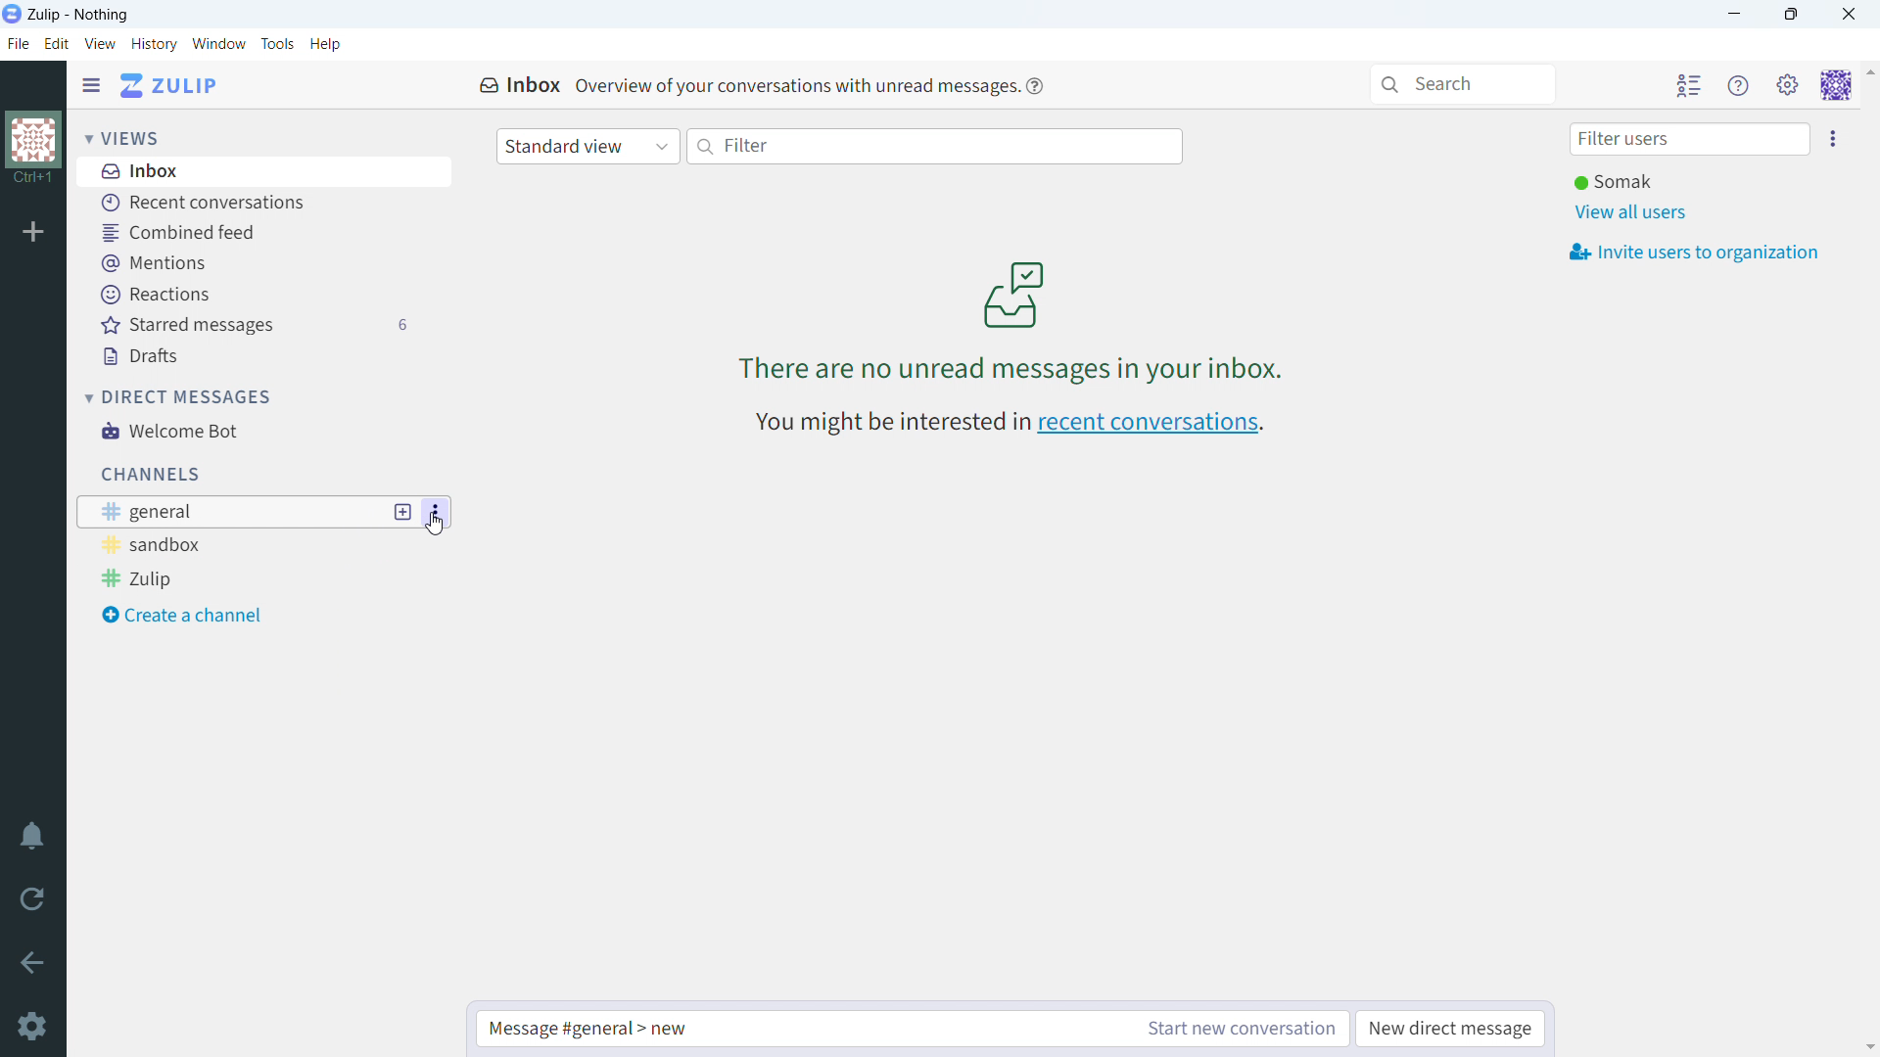 The image size is (1880, 1057). Describe the element at coordinates (325, 45) in the screenshot. I see `help` at that location.